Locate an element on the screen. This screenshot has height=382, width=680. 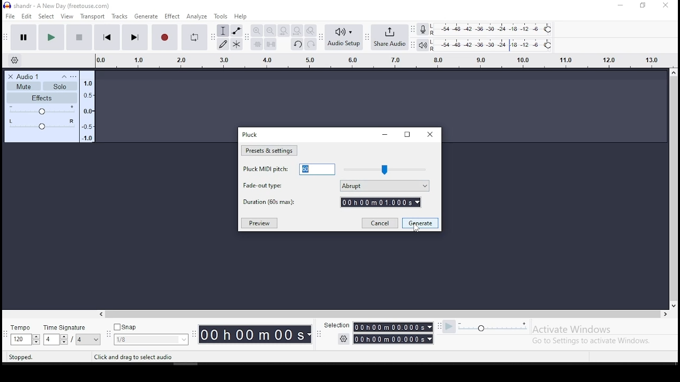
scroll bar is located at coordinates (383, 314).